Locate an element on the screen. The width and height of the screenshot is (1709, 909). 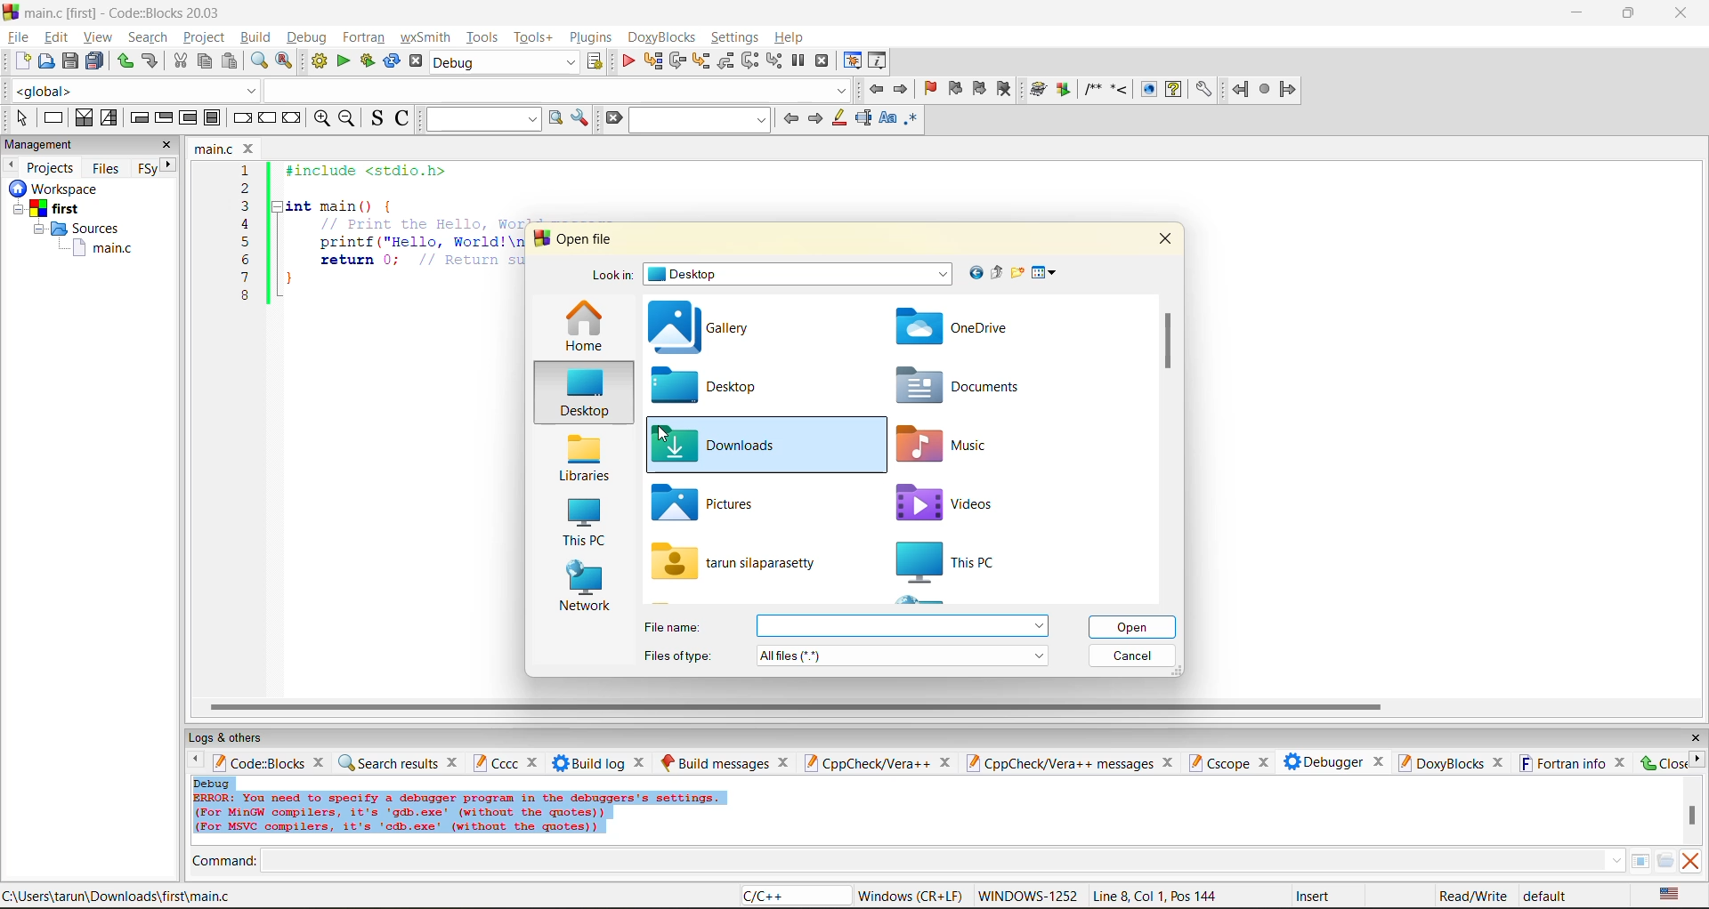
Windows (CR+LF) is located at coordinates (912, 896).